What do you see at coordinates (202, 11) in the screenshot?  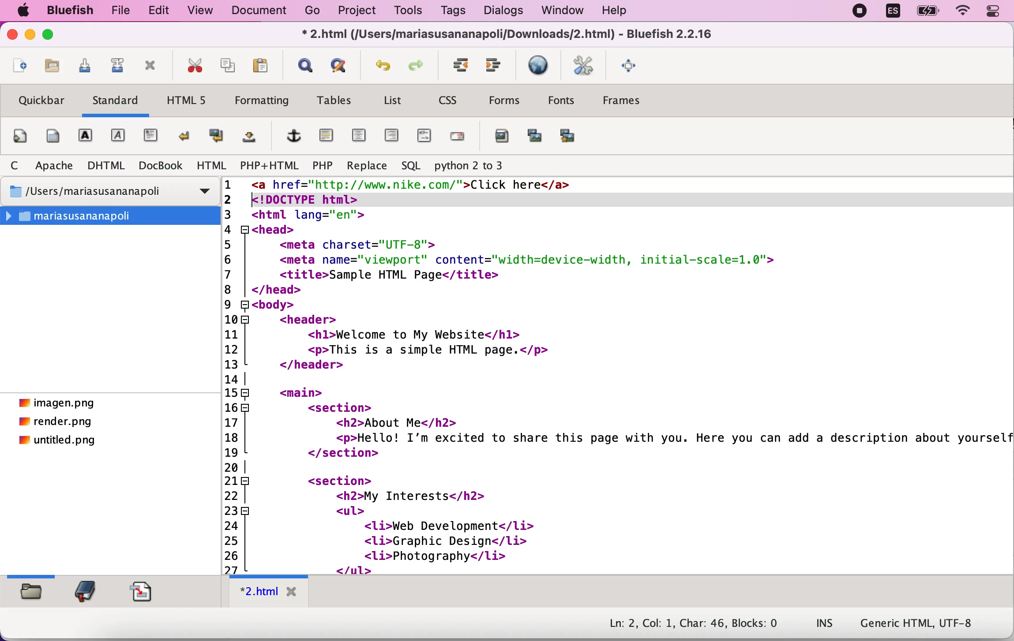 I see `view` at bounding box center [202, 11].